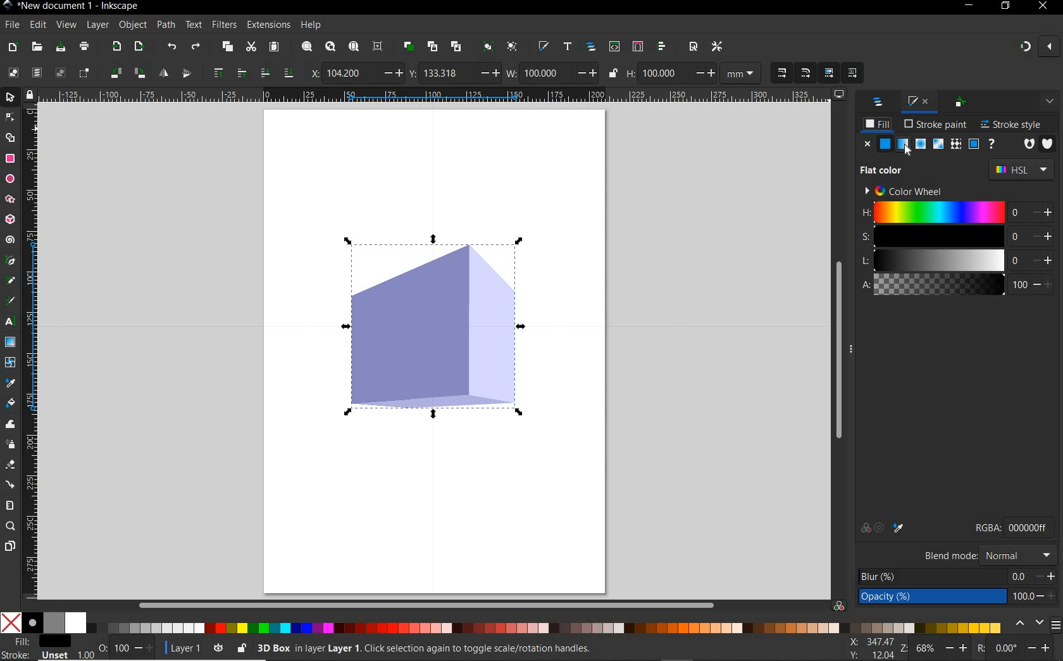 The width and height of the screenshot is (1063, 661). Describe the element at coordinates (241, 648) in the screenshot. I see `LOCK/UNLOCK` at that location.